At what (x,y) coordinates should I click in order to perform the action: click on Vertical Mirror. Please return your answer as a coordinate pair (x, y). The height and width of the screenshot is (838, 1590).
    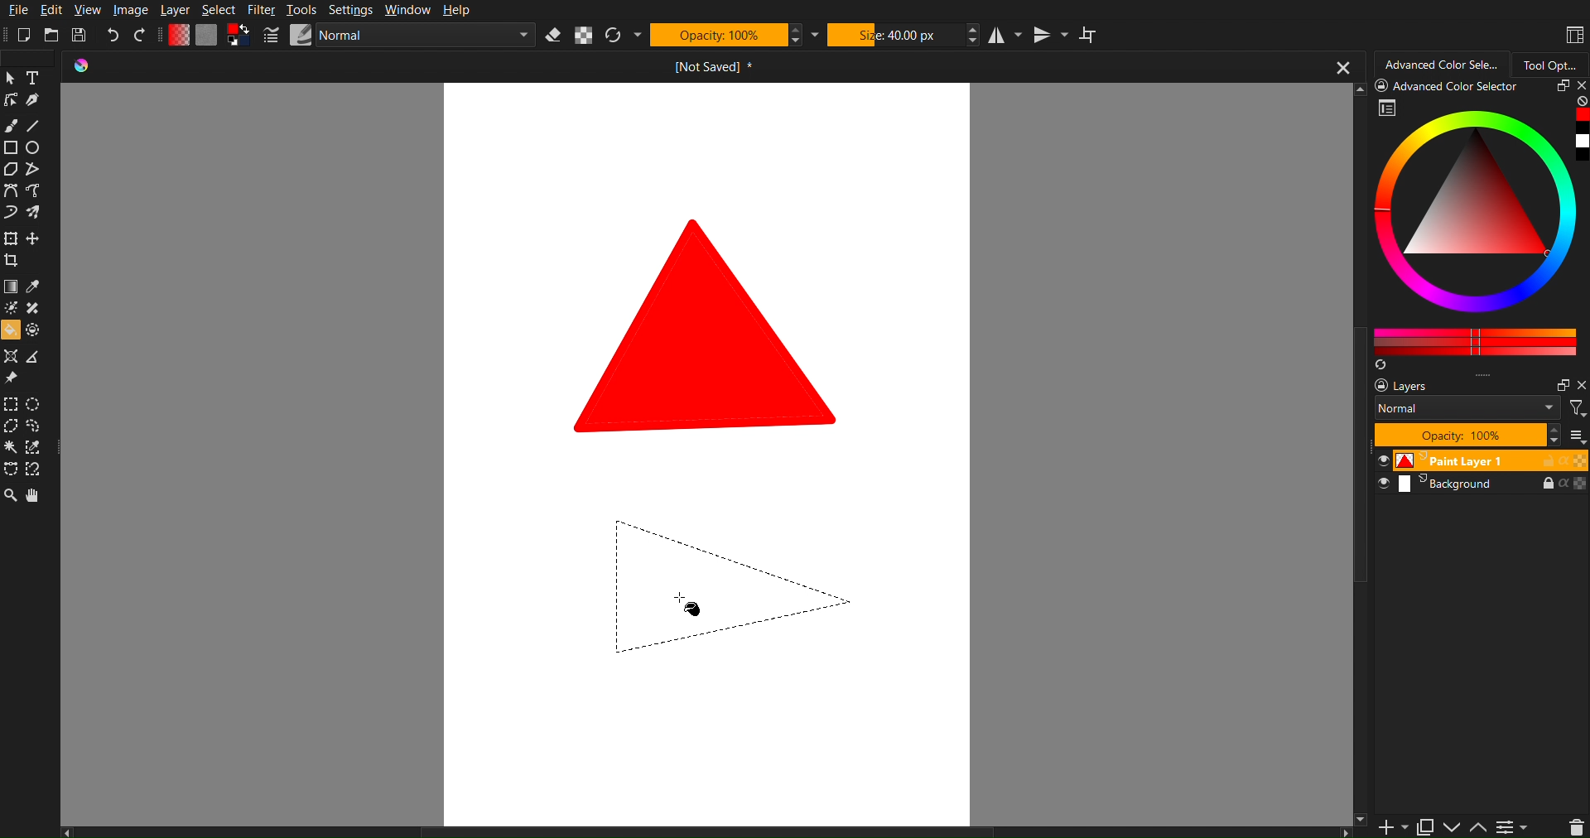
    Looking at the image, I should click on (1051, 36).